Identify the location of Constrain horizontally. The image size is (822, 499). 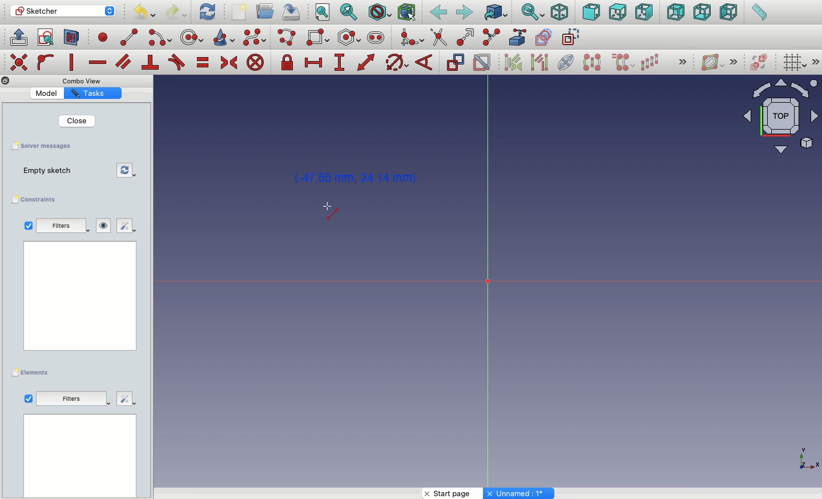
(97, 63).